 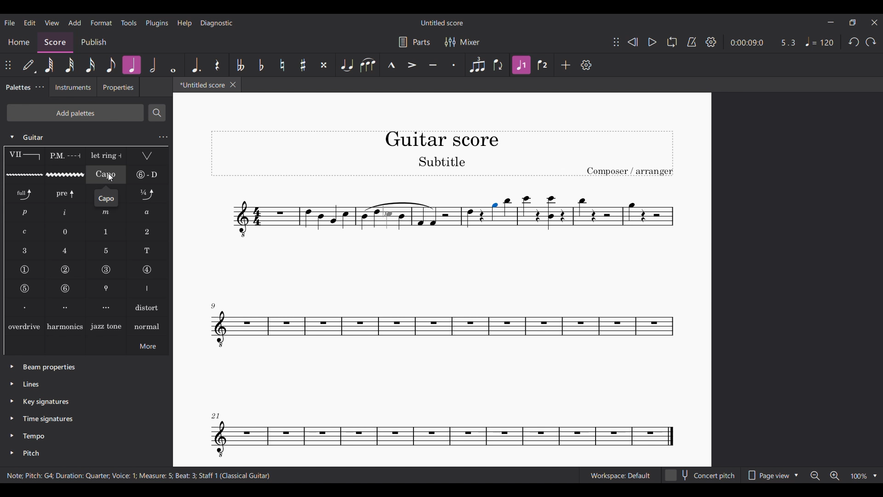 What do you see at coordinates (118, 87) in the screenshot?
I see `Properties tab` at bounding box center [118, 87].